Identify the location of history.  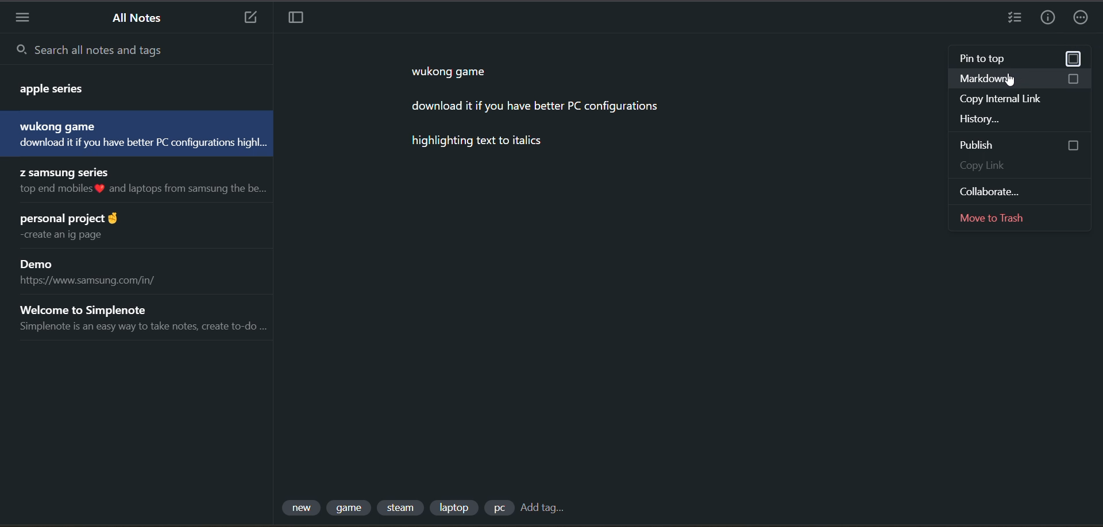
(1016, 118).